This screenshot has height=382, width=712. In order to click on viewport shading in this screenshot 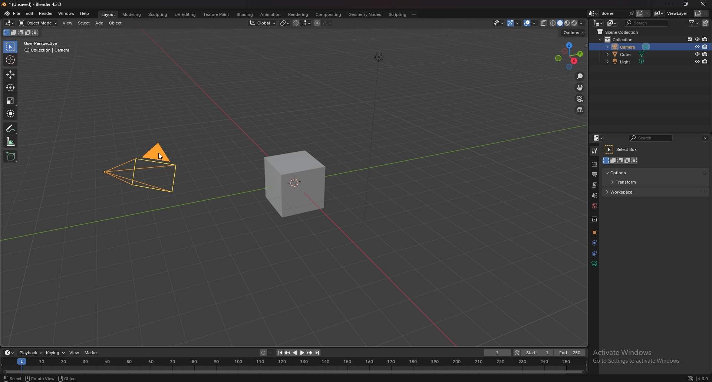, I will do `click(567, 23)`.